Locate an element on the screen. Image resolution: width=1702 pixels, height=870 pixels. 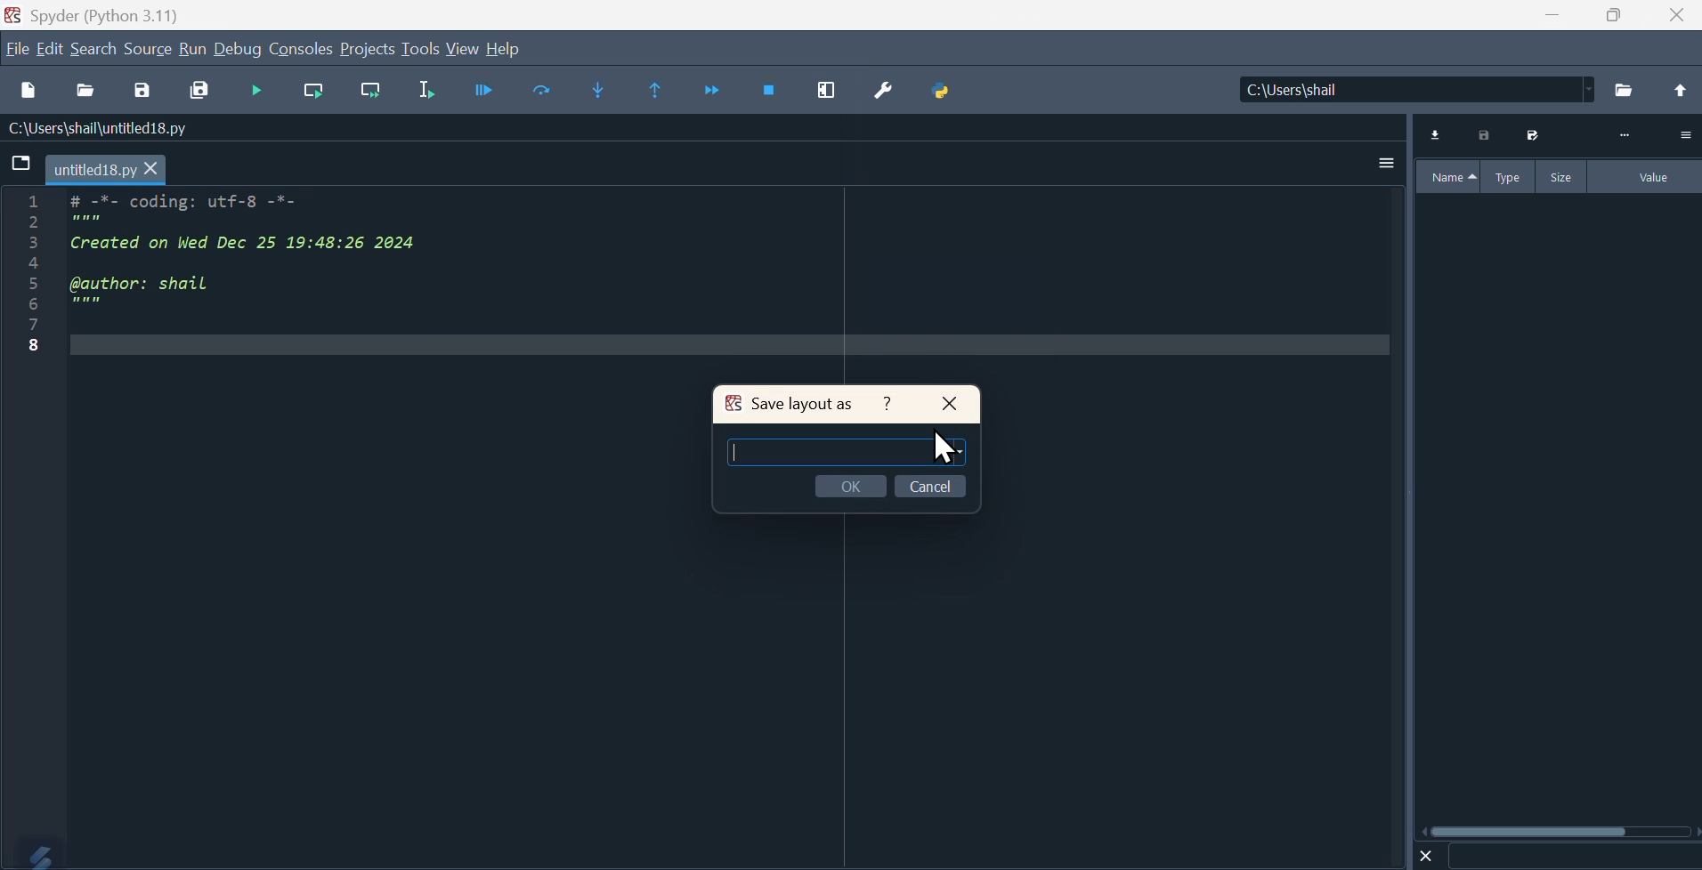
Source is located at coordinates (149, 48).